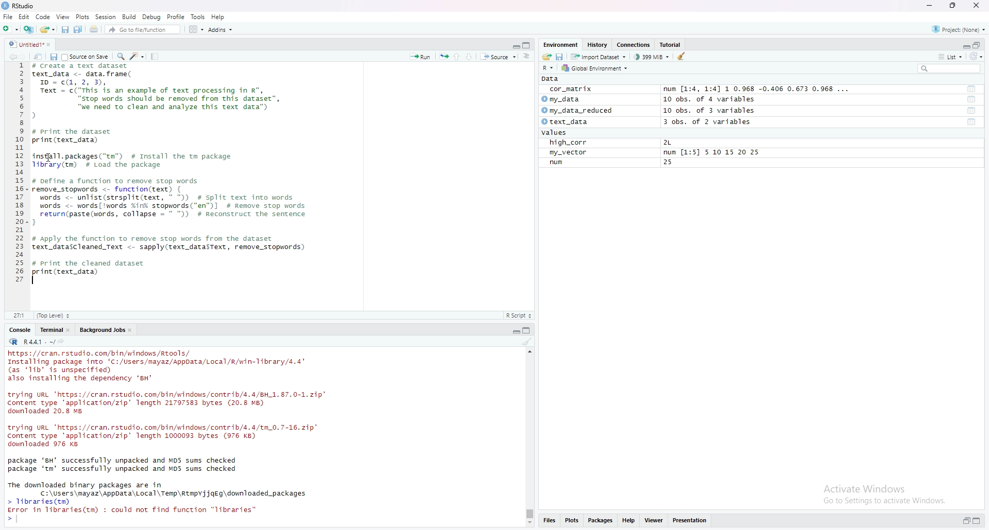 This screenshot has height=530, width=989. Describe the element at coordinates (20, 174) in the screenshot. I see `line numbers` at that location.